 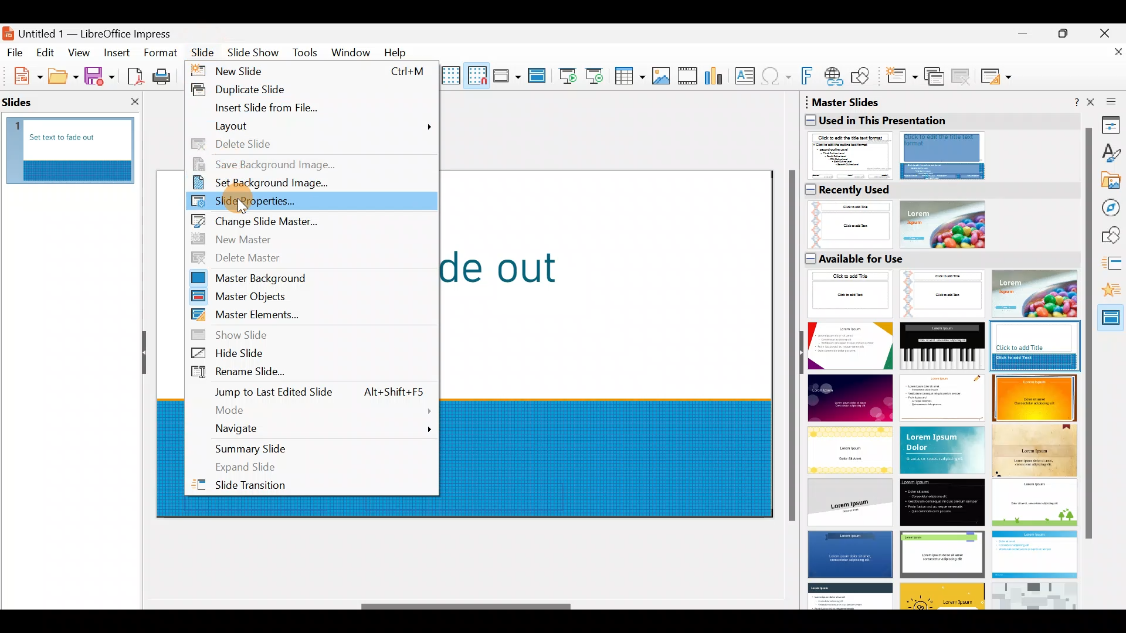 I want to click on slides, so click(x=25, y=103).